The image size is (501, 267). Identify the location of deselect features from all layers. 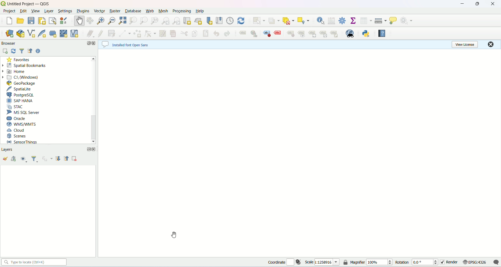
(290, 20).